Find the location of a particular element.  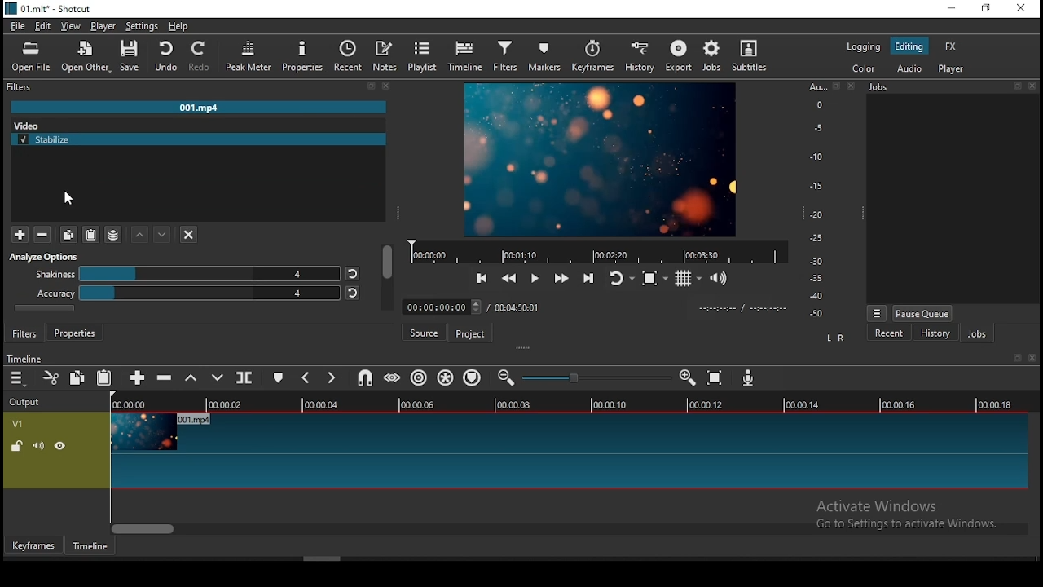

close menu is located at coordinates (385, 86).